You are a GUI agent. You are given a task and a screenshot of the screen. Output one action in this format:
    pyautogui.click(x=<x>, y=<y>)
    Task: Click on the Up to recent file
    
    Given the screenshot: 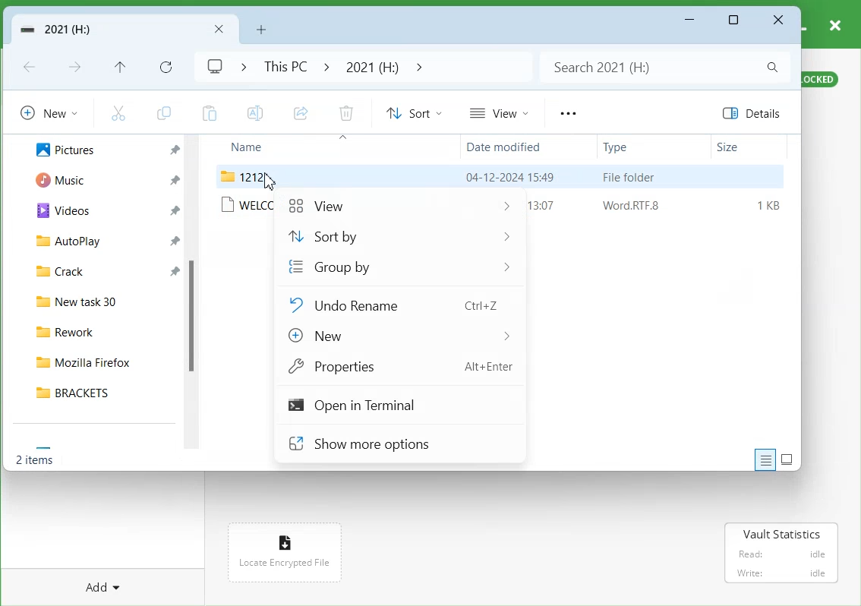 What is the action you would take?
    pyautogui.click(x=119, y=67)
    